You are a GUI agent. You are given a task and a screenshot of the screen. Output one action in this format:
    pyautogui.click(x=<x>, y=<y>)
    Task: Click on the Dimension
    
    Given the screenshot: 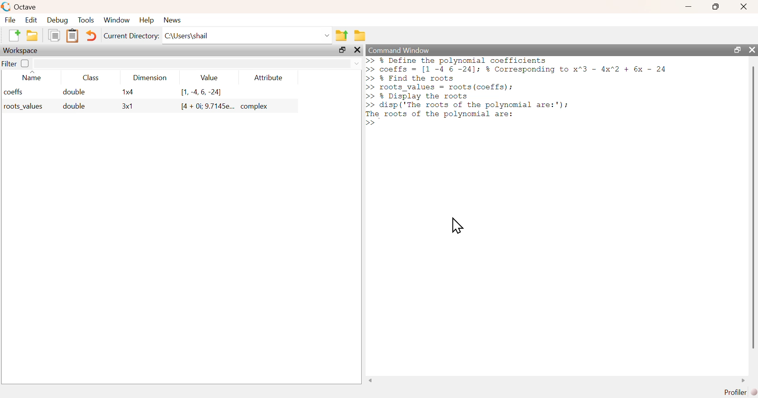 What is the action you would take?
    pyautogui.click(x=148, y=78)
    